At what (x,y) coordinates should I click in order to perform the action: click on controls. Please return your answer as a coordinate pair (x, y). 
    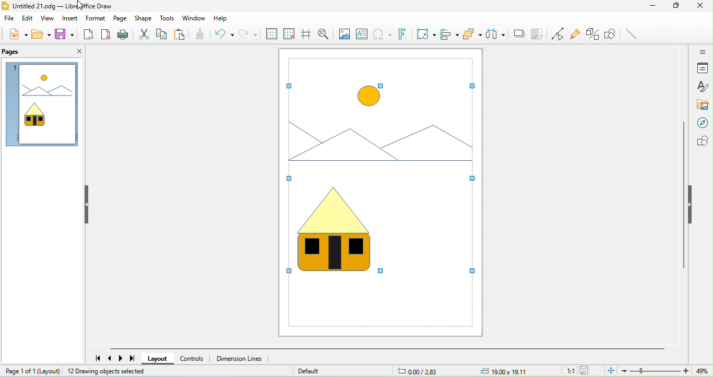
    Looking at the image, I should click on (192, 358).